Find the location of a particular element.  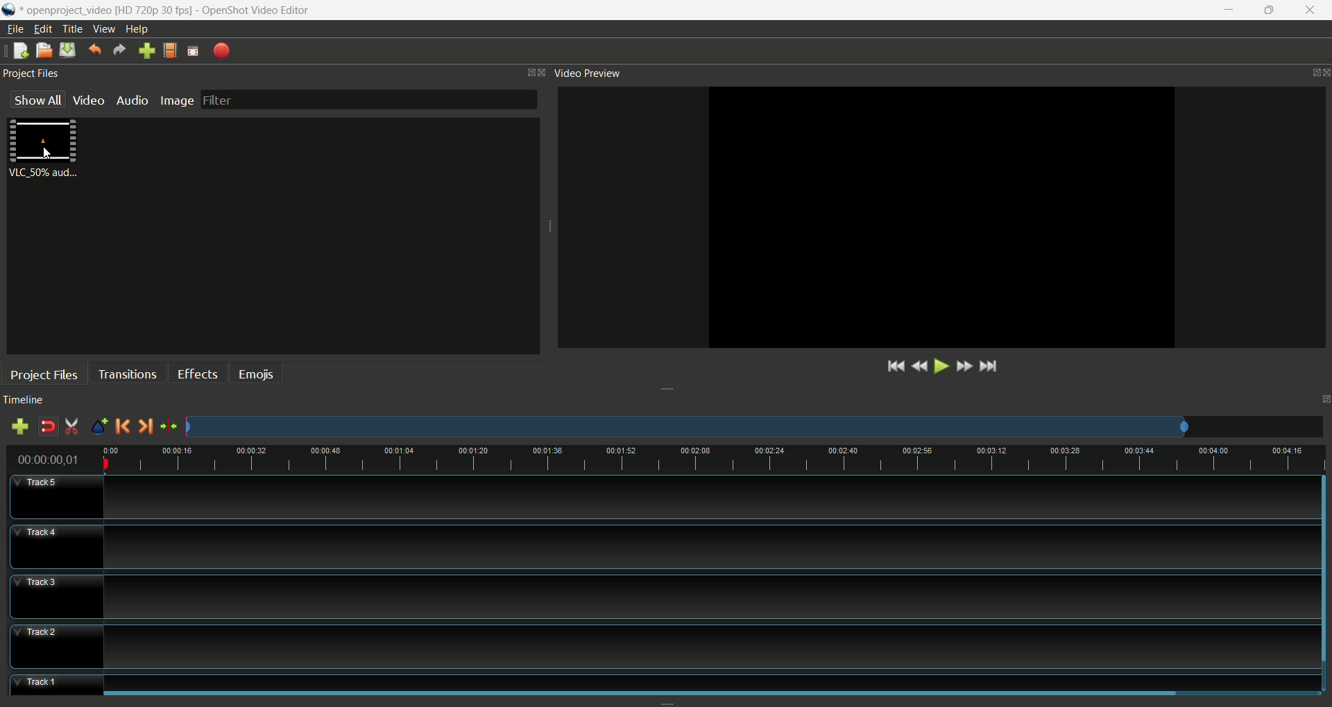

video is located at coordinates (88, 103).